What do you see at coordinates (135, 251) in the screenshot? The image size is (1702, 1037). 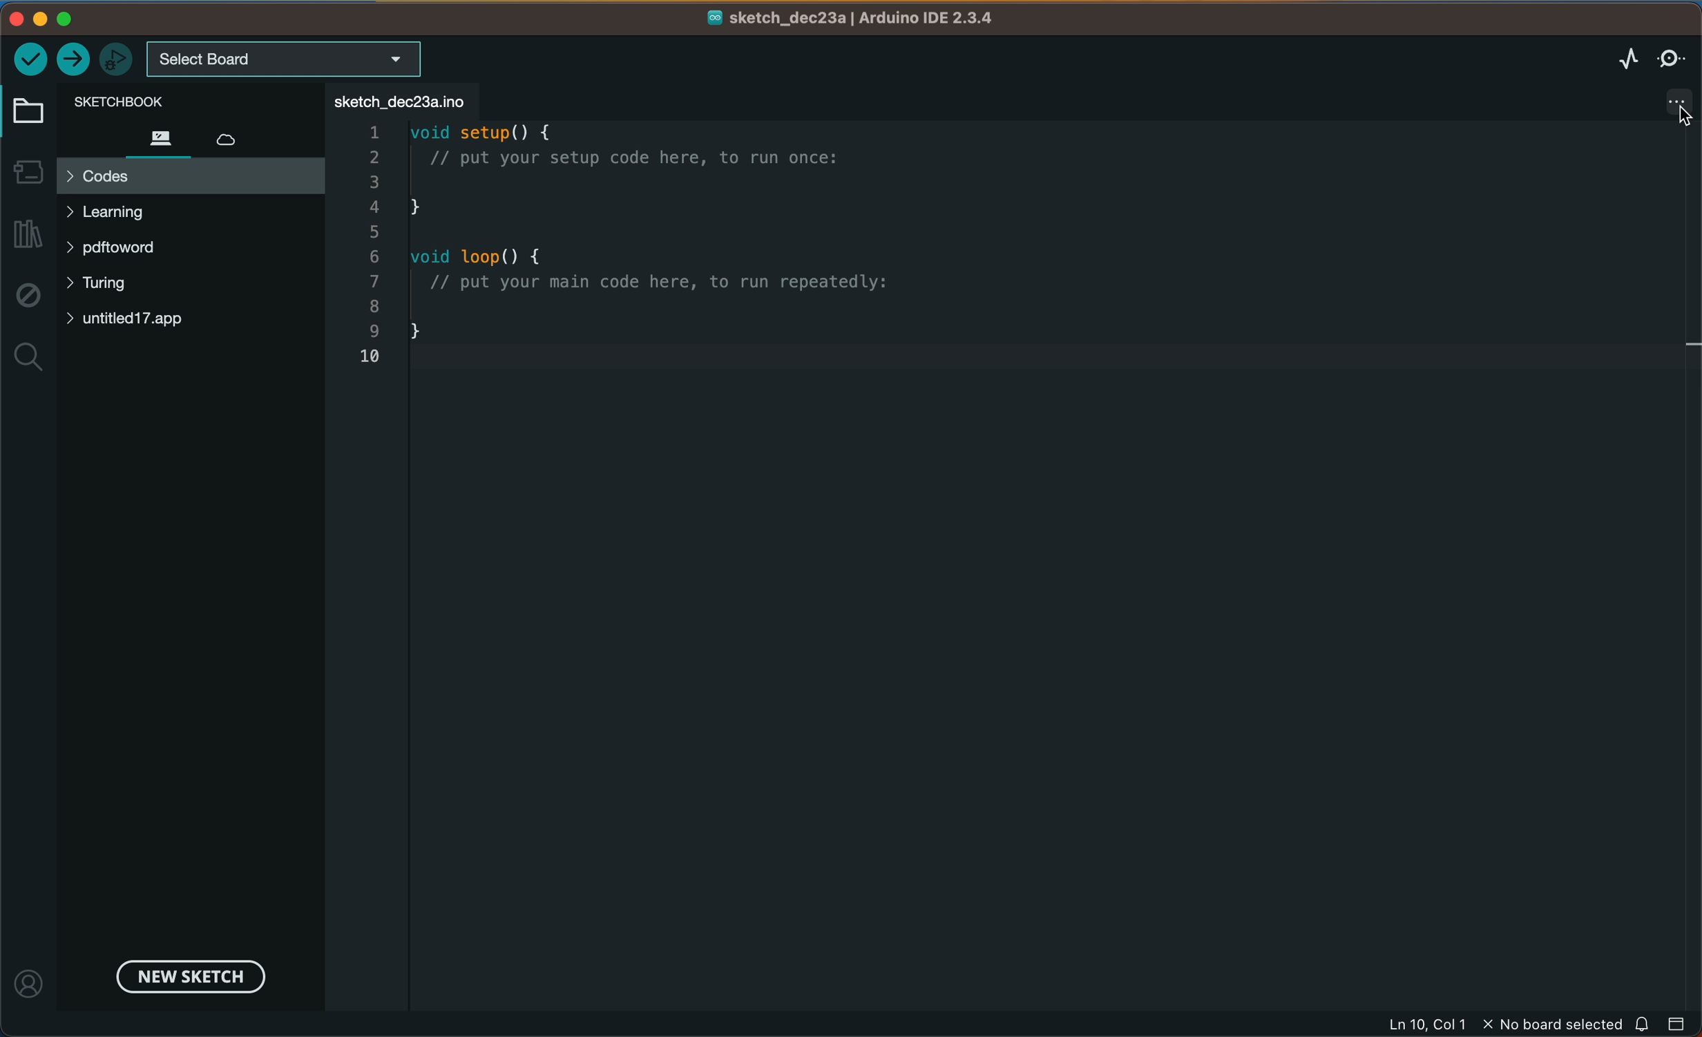 I see `pdftoword` at bounding box center [135, 251].